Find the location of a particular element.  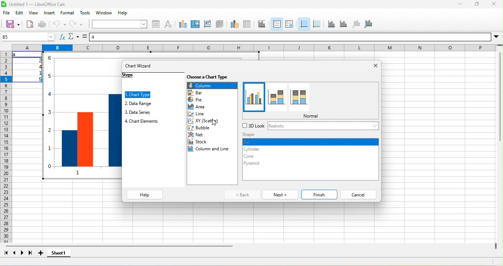

bar is located at coordinates (311, 142).